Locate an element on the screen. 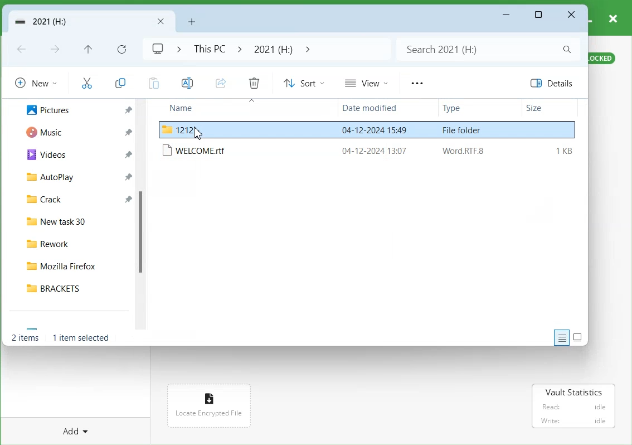  New is located at coordinates (36, 82).